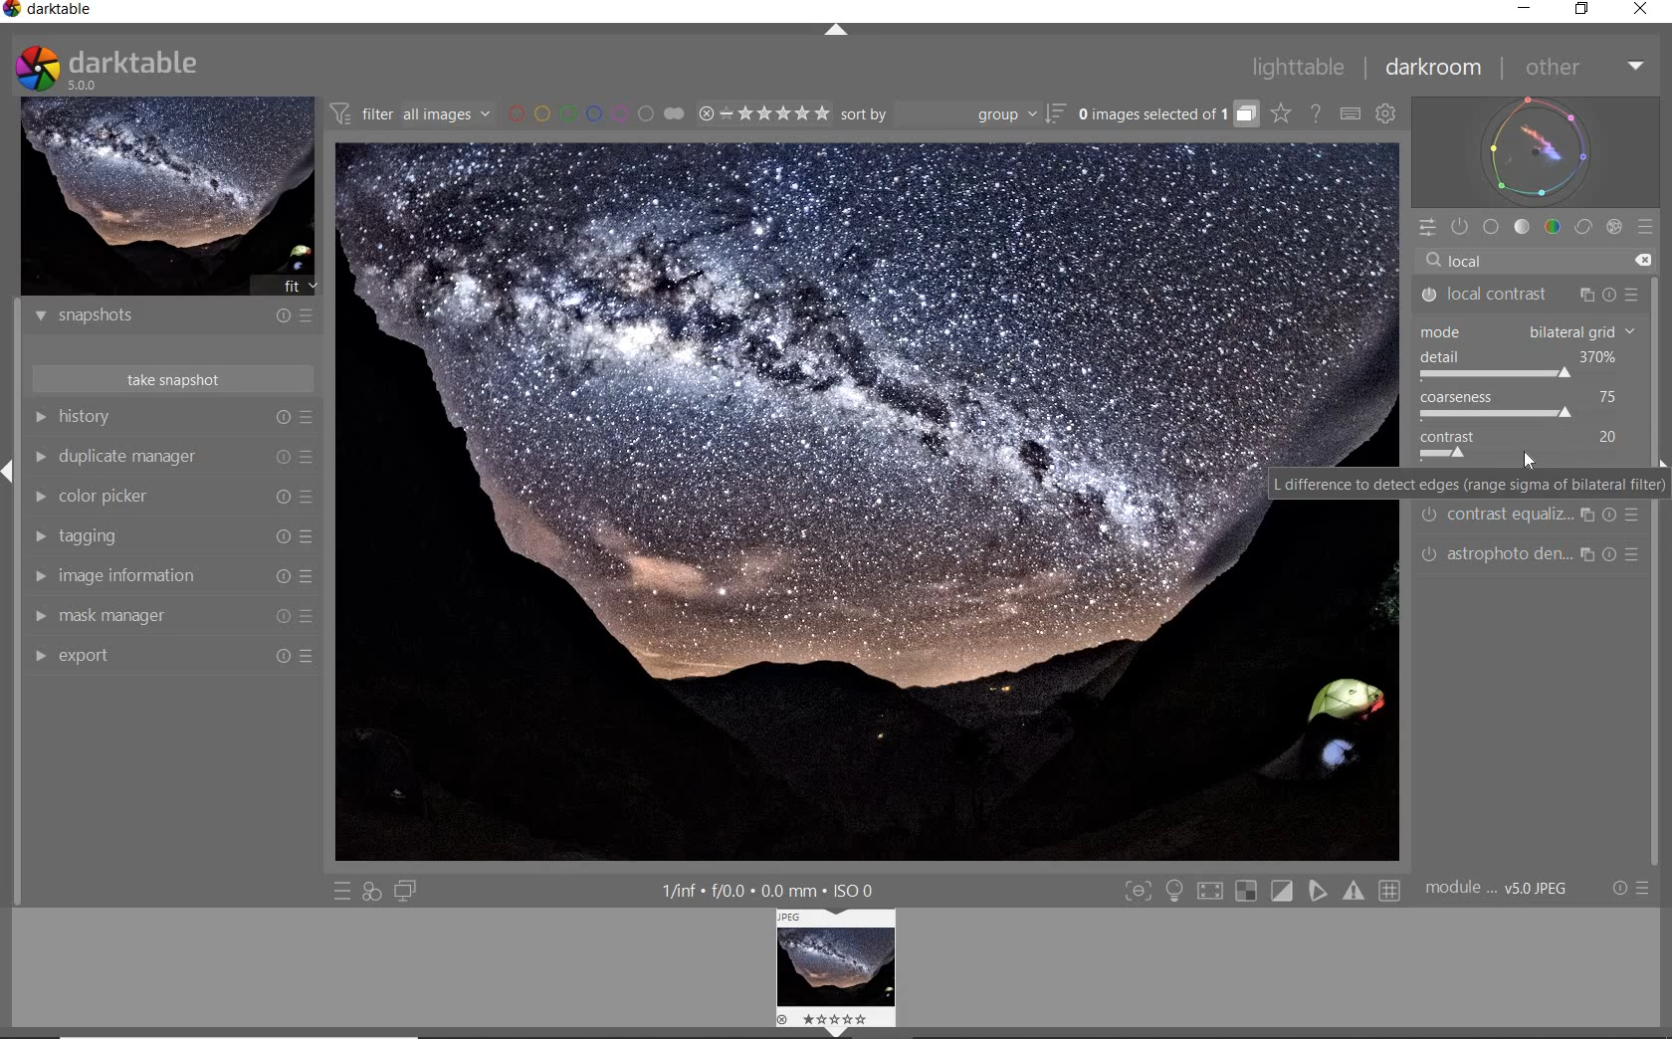 The image size is (1672, 1039). What do you see at coordinates (1499, 887) in the screenshot?
I see `Image info` at bounding box center [1499, 887].